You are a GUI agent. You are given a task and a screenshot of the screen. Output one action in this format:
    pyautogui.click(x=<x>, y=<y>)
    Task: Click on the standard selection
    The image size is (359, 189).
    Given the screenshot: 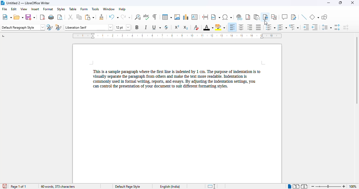 What is the action you would take?
    pyautogui.click(x=212, y=186)
    